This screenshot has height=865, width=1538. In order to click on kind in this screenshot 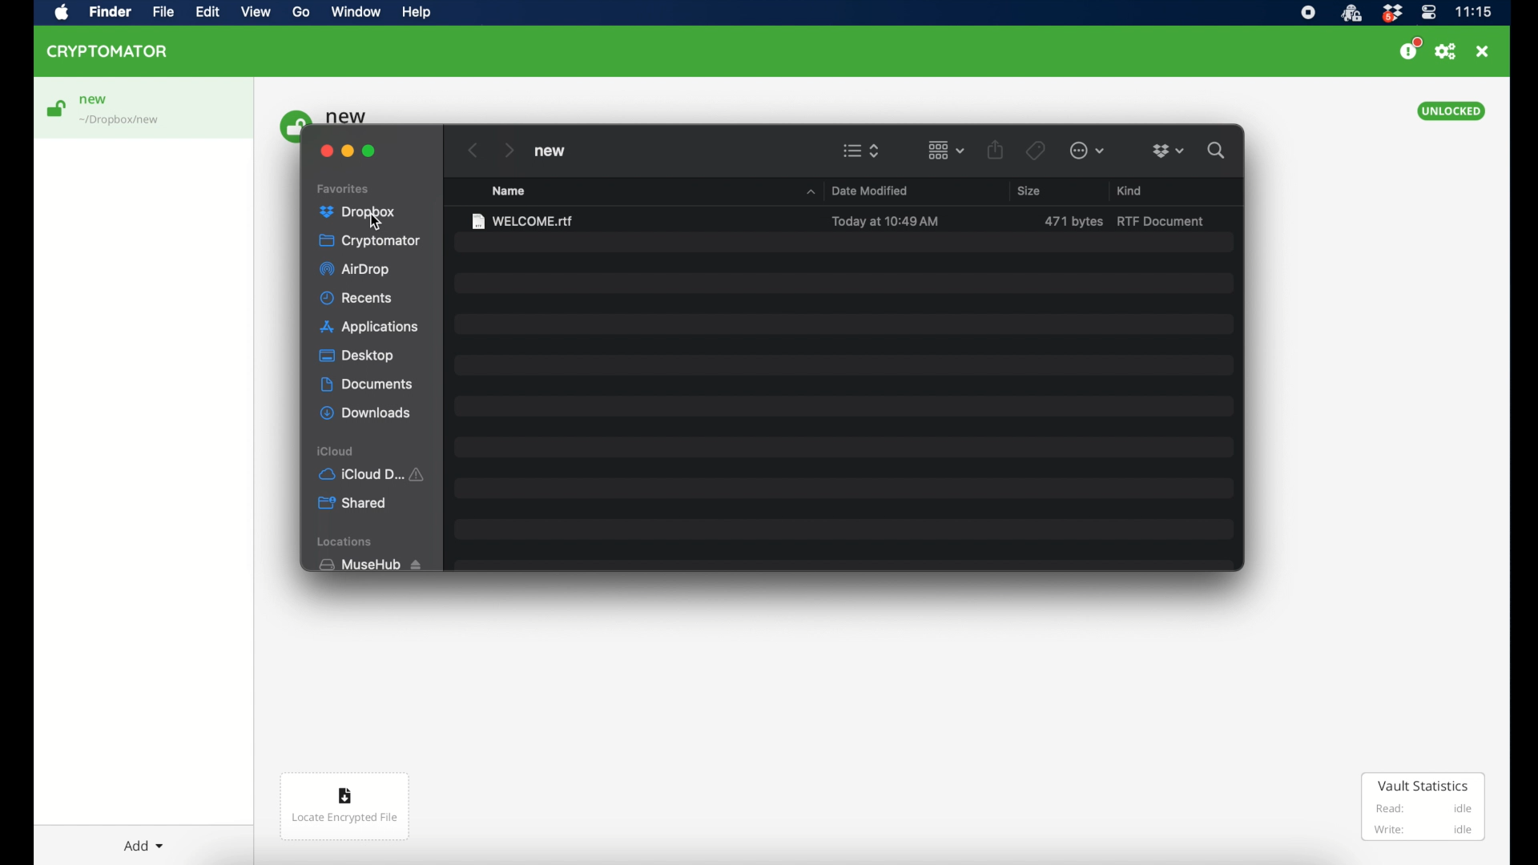, I will do `click(1130, 191)`.